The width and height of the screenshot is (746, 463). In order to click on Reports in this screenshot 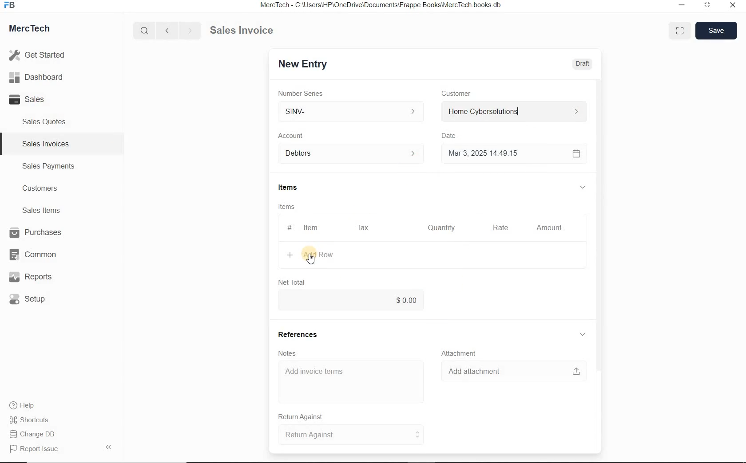, I will do `click(37, 277)`.